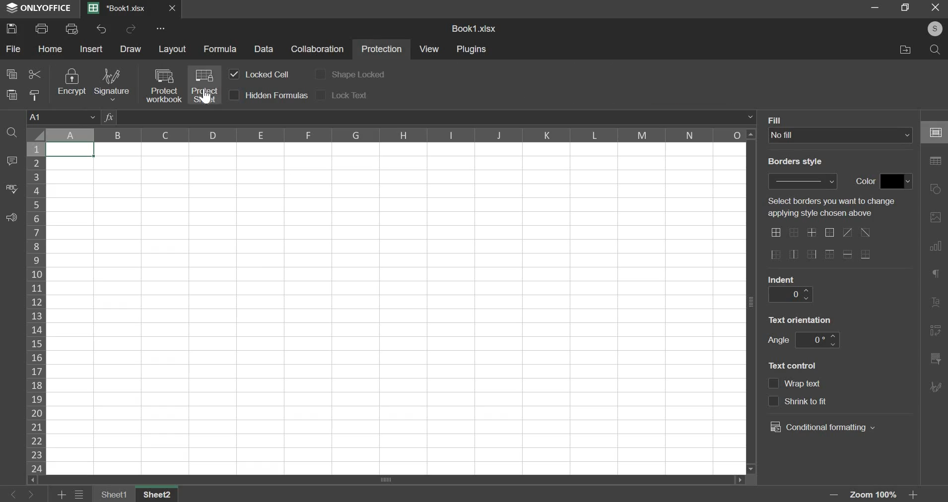  I want to click on right side bar, so click(937, 273).